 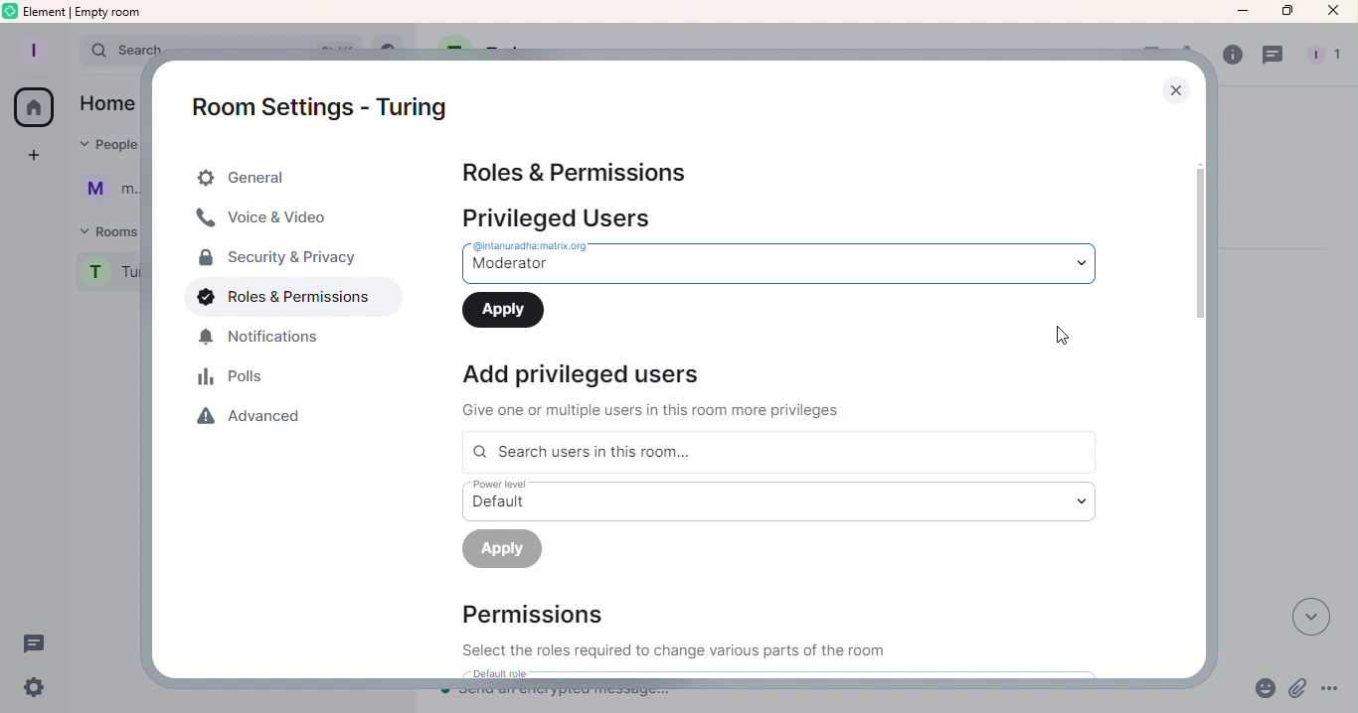 I want to click on Close, so click(x=1329, y=11).